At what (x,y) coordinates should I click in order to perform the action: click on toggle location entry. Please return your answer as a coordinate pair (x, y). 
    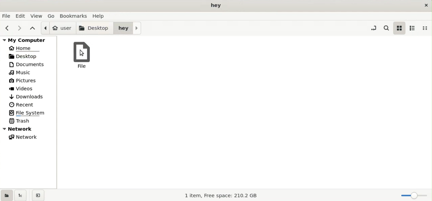
    Looking at the image, I should click on (374, 28).